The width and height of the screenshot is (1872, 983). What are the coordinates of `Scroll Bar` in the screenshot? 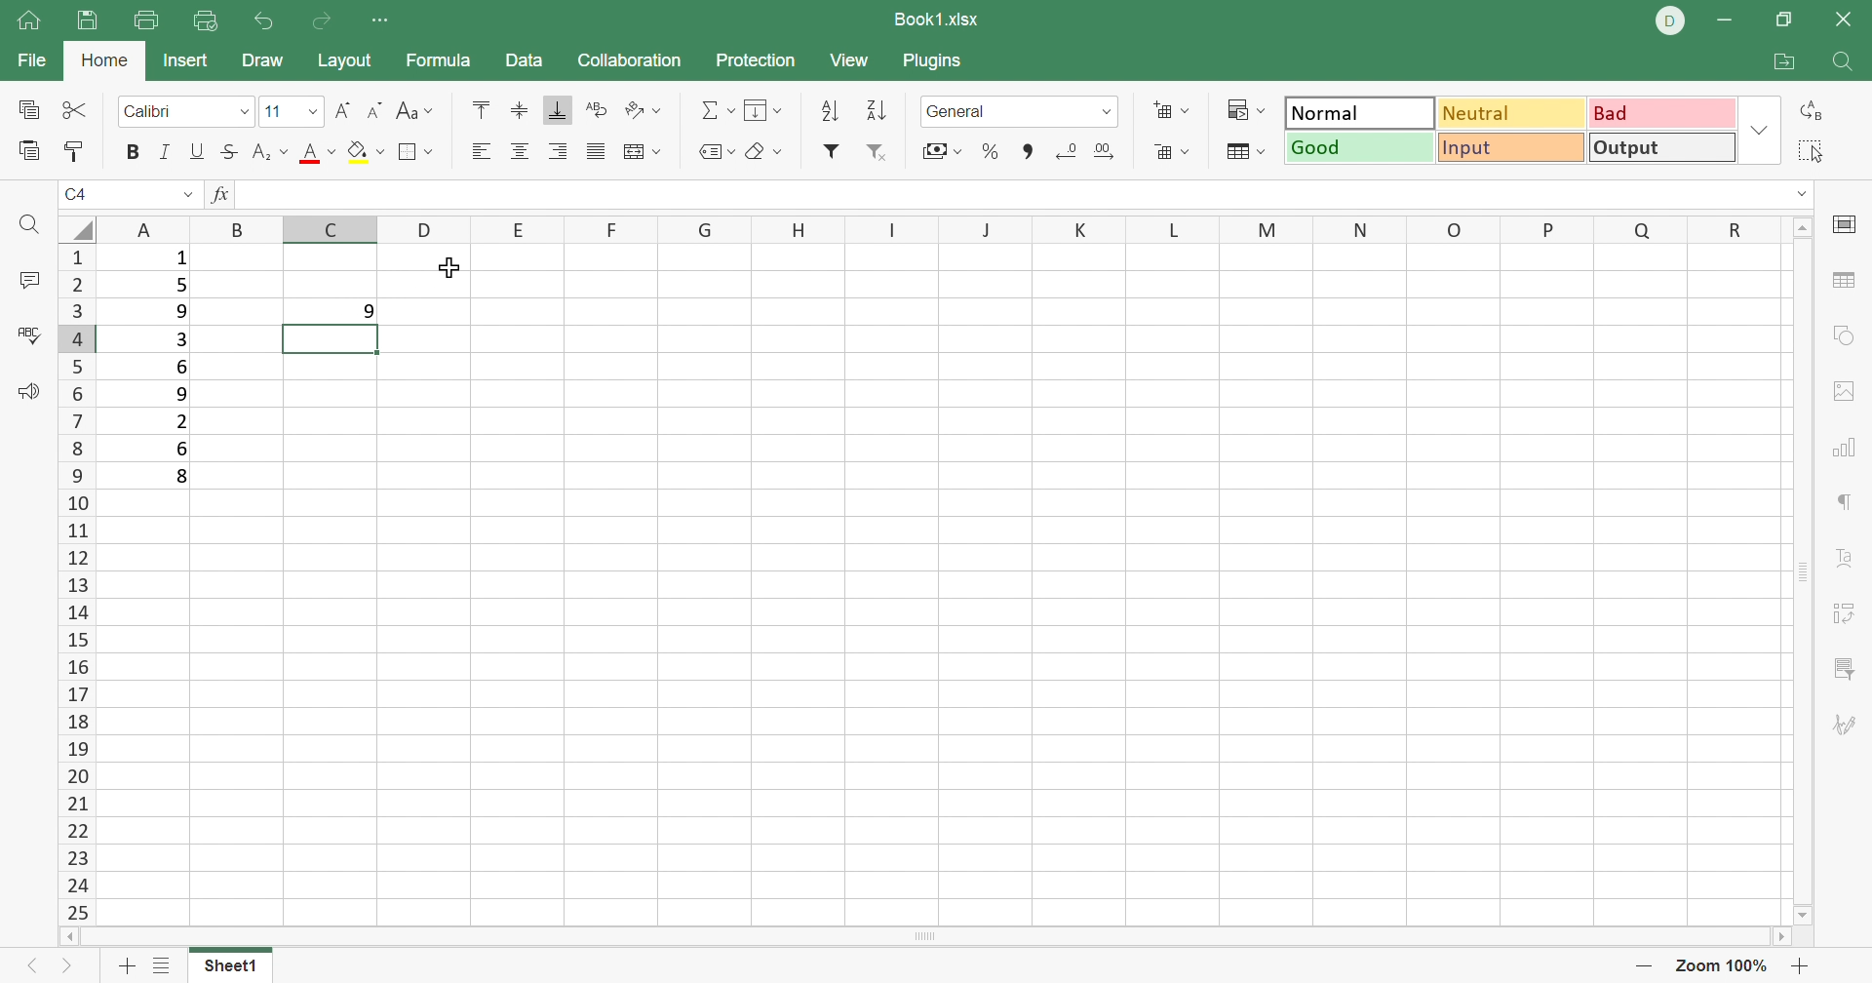 It's located at (932, 938).